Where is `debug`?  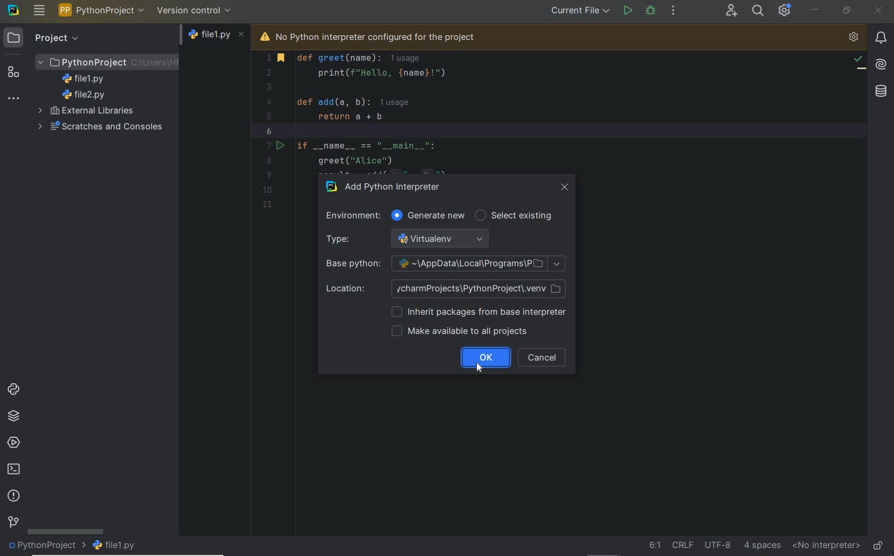 debug is located at coordinates (651, 10).